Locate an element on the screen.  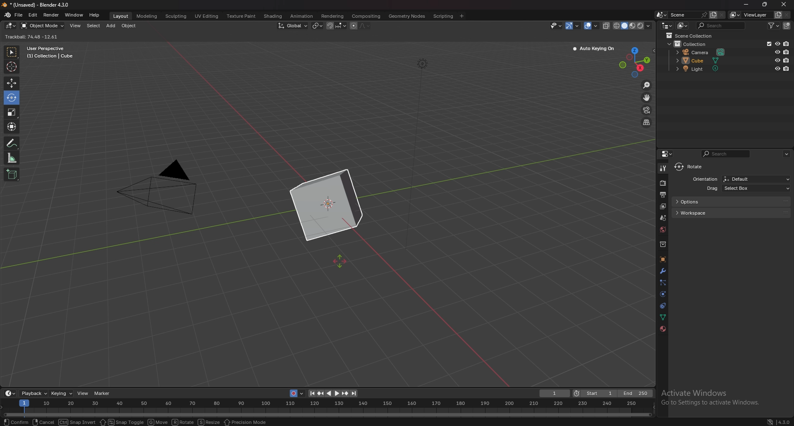
Orientation is located at coordinates (704, 179).